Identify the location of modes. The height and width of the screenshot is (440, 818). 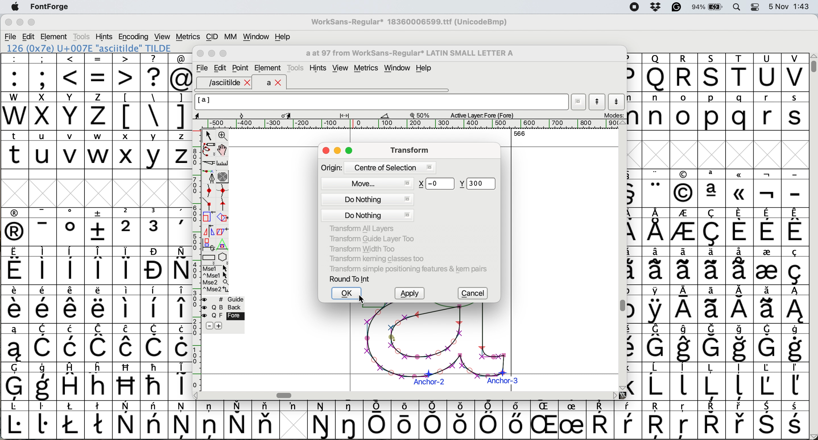
(613, 115).